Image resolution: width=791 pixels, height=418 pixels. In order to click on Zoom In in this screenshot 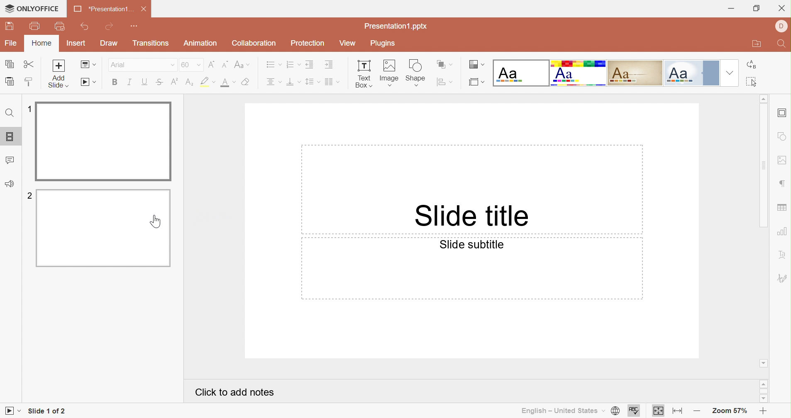, I will do `click(762, 409)`.